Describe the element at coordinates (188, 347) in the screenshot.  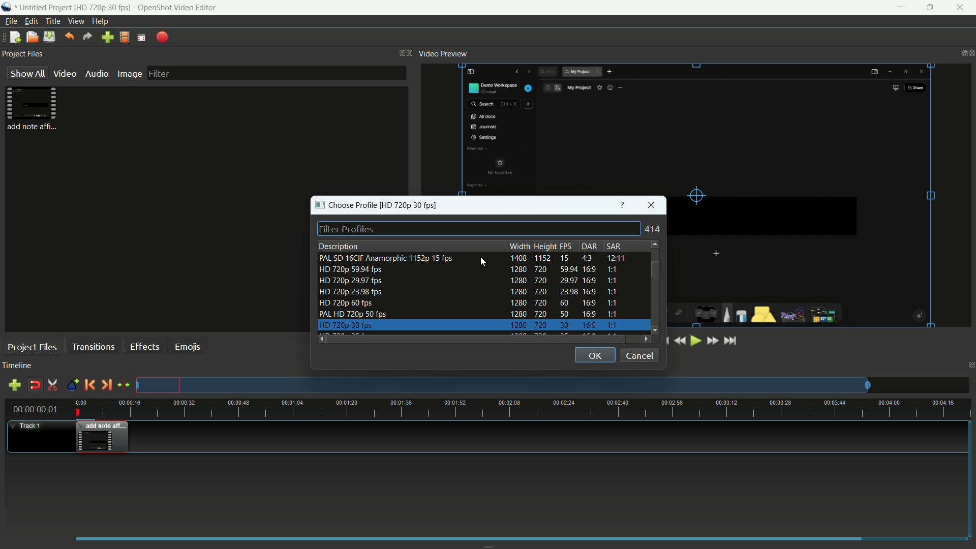
I see `emojis` at that location.